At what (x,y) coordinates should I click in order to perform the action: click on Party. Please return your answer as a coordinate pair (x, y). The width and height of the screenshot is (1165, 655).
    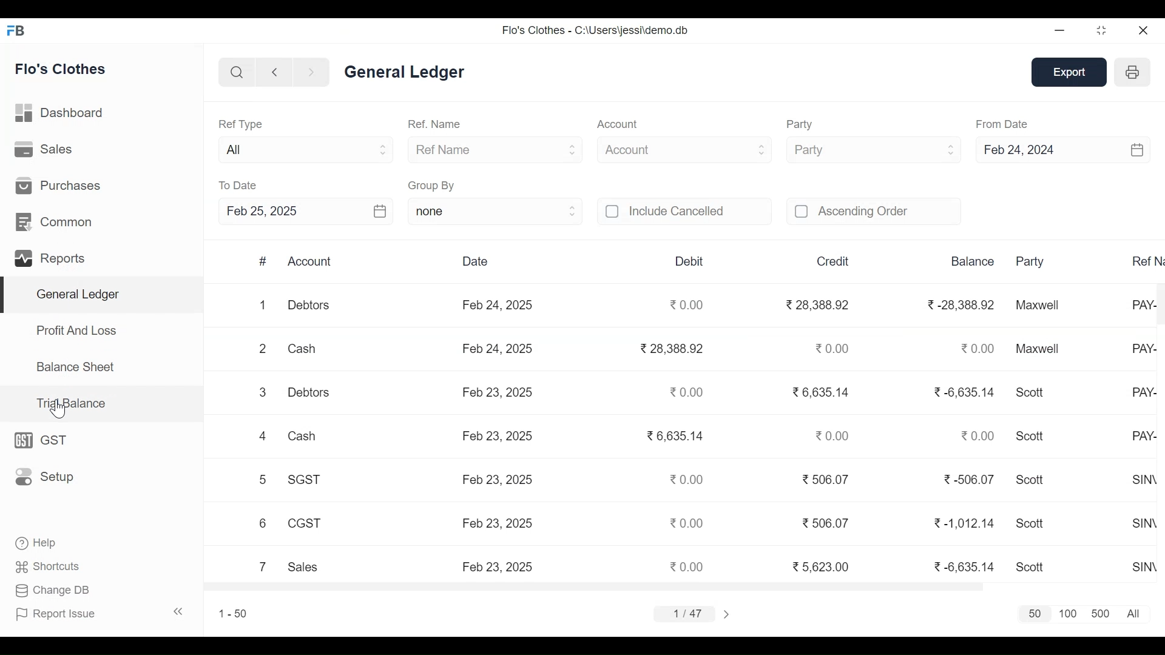
    Looking at the image, I should click on (806, 125).